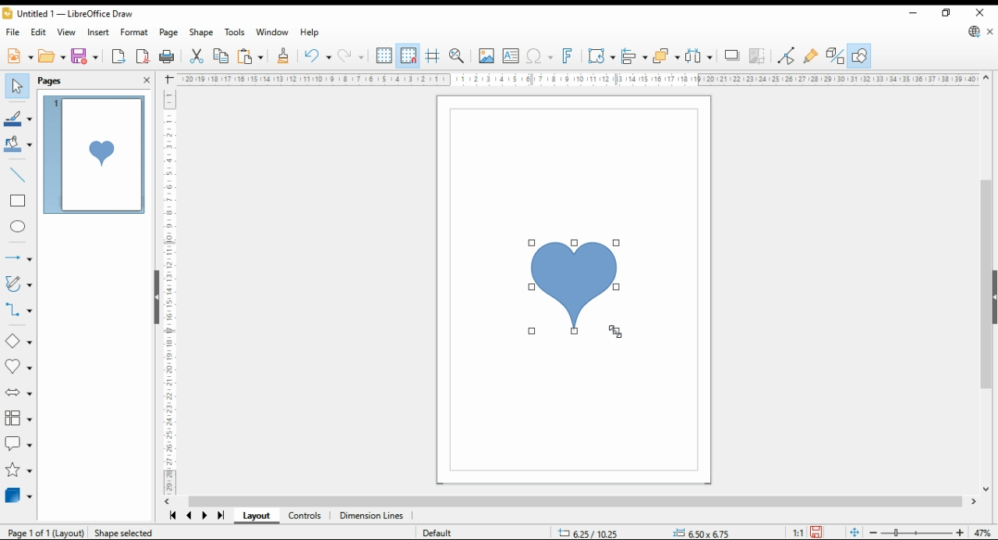 This screenshot has width=998, height=540. I want to click on page, so click(169, 34).